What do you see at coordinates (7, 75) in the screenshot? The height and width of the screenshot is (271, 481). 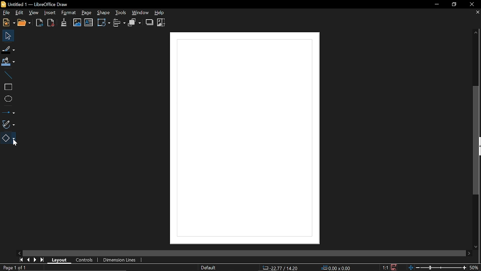 I see `Line` at bounding box center [7, 75].